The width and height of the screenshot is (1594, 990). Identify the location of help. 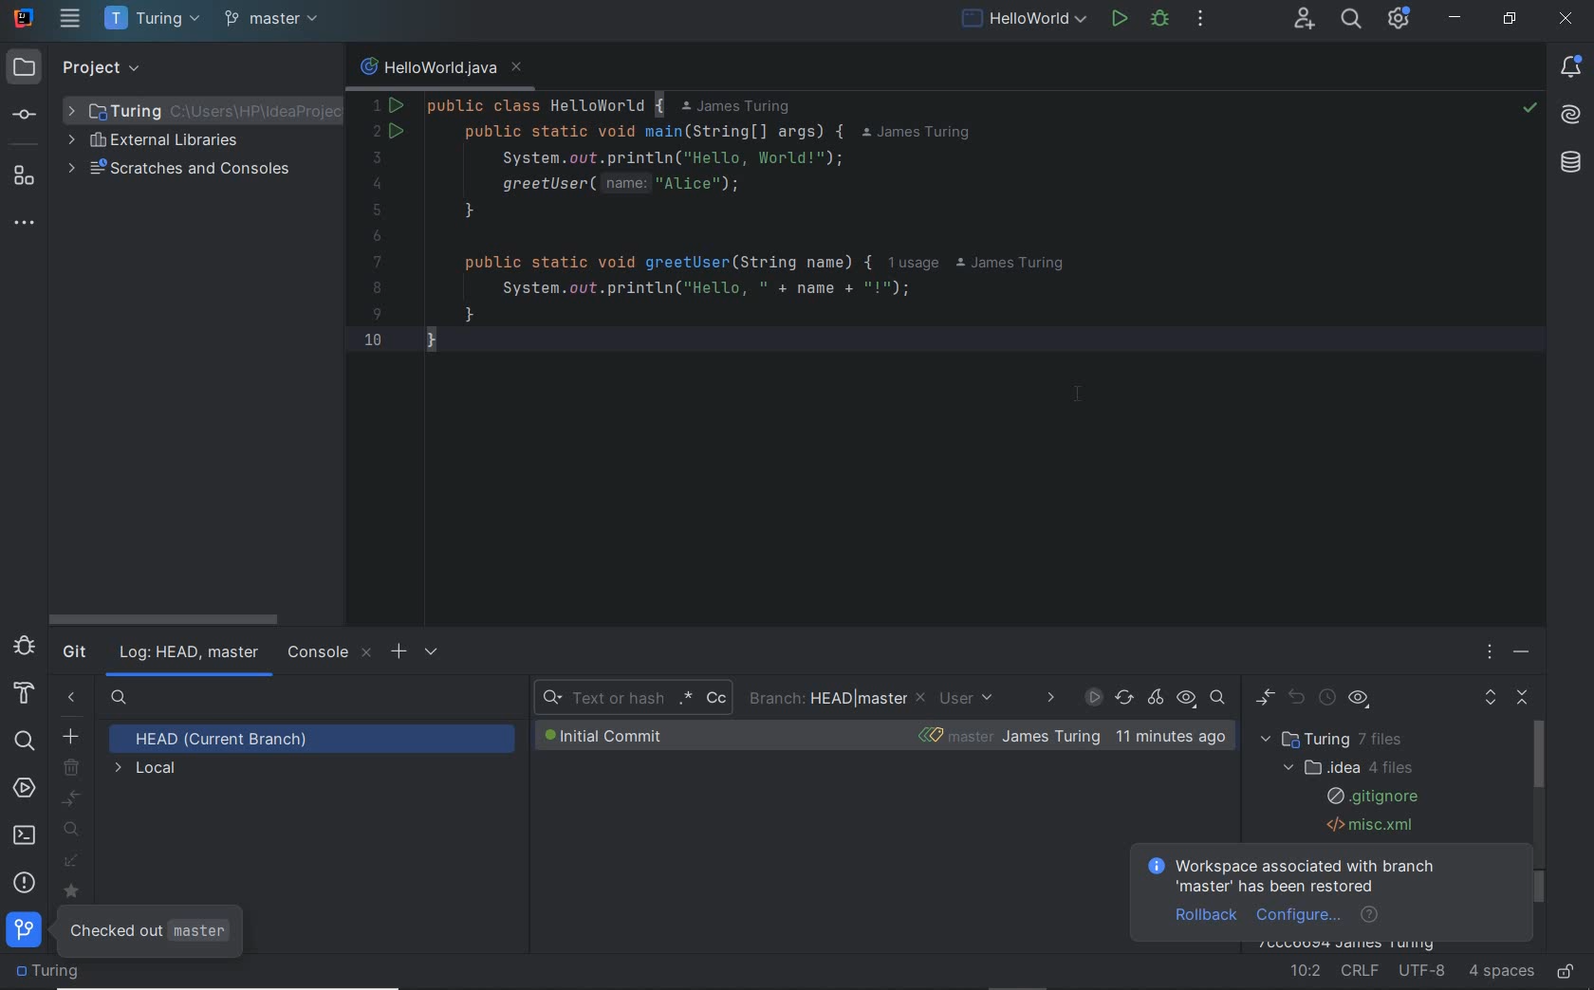
(1368, 917).